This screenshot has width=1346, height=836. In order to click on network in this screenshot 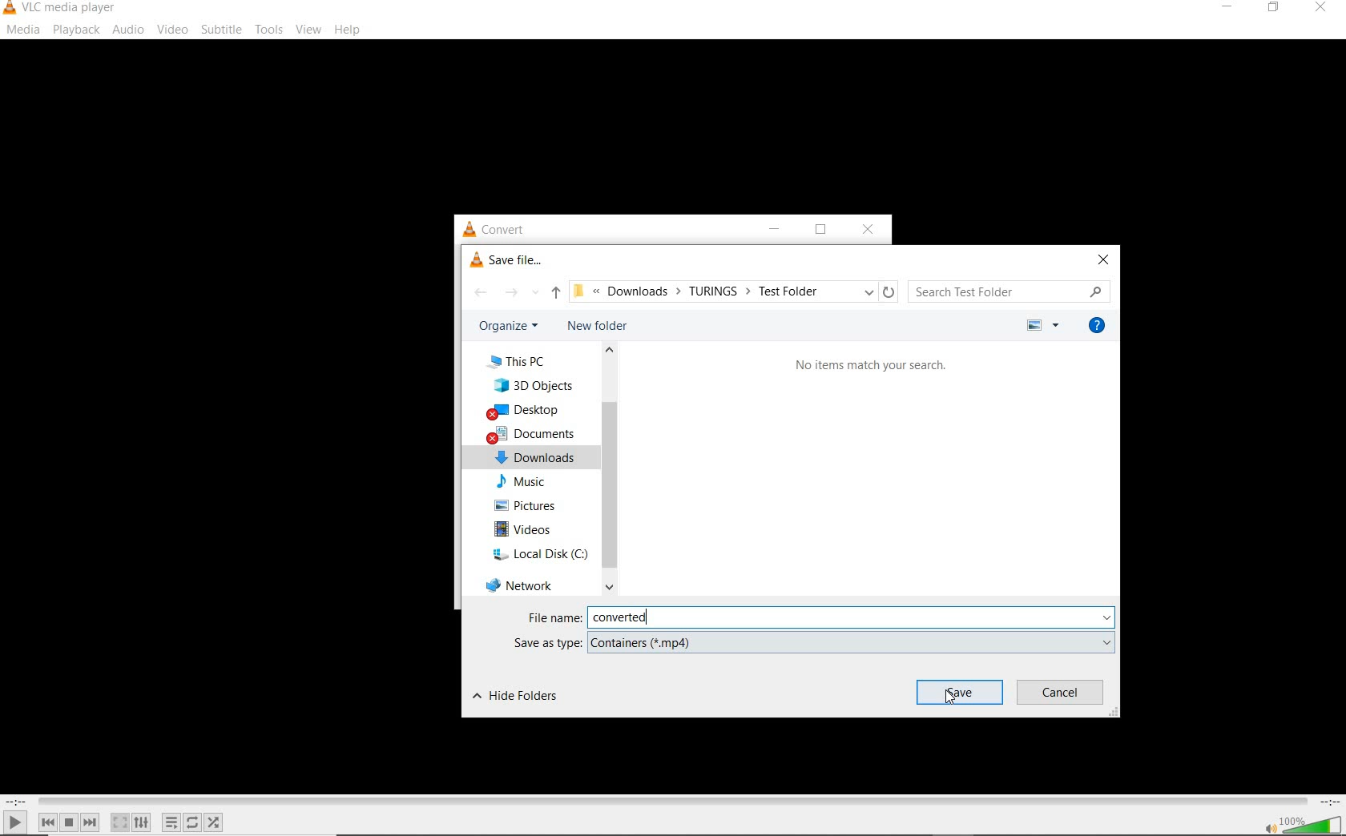, I will do `click(520, 584)`.